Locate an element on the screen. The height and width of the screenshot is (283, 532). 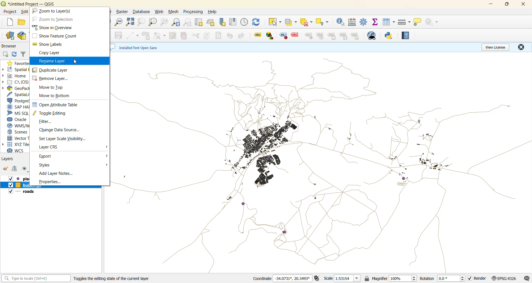
wcs is located at coordinates (19, 151).